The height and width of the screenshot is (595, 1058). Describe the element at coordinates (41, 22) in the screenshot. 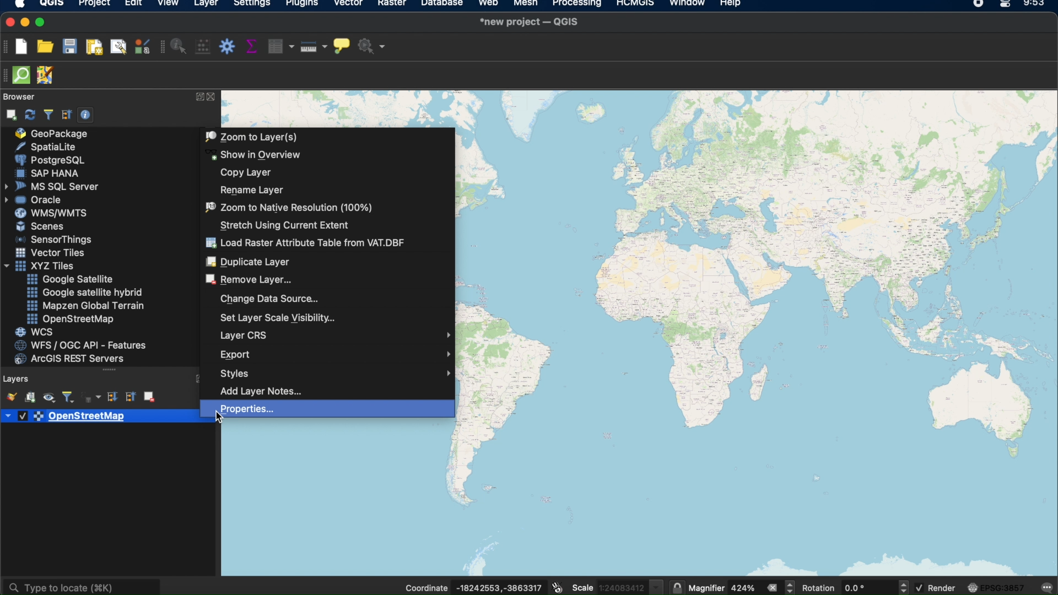

I see `maximize` at that location.